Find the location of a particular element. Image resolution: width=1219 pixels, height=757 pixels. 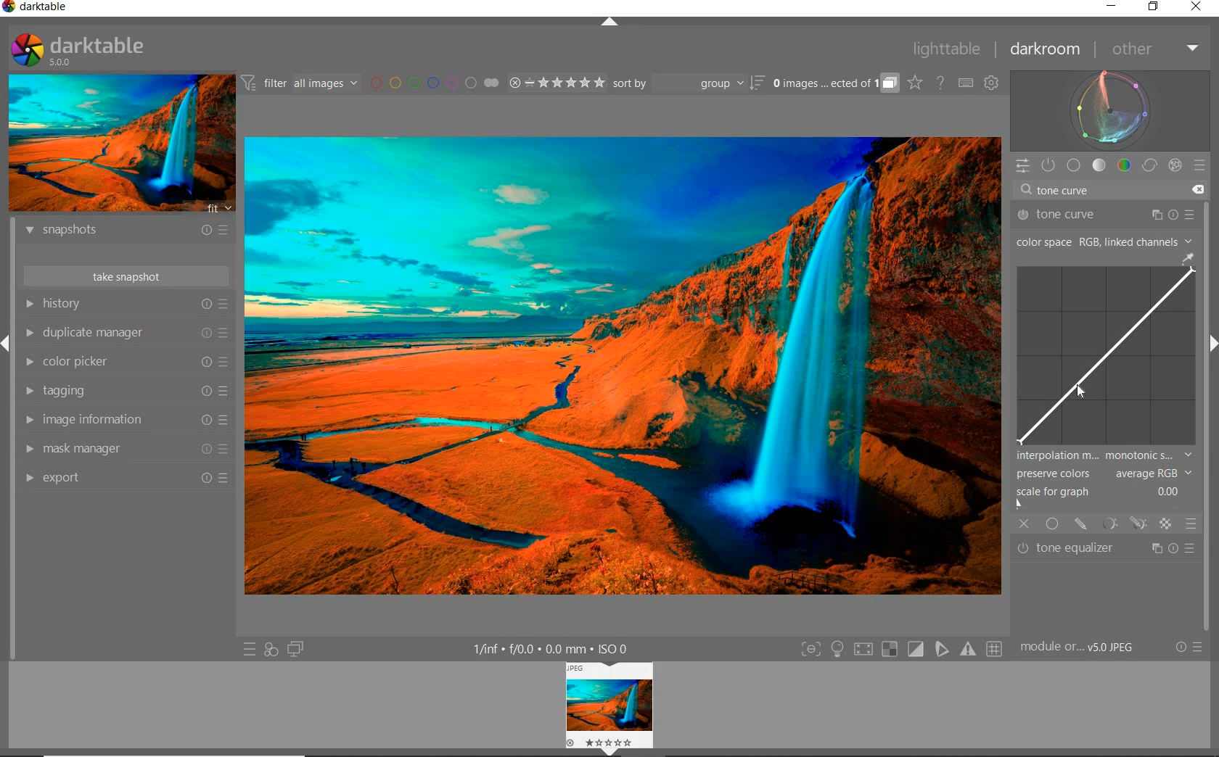

image information is located at coordinates (125, 420).